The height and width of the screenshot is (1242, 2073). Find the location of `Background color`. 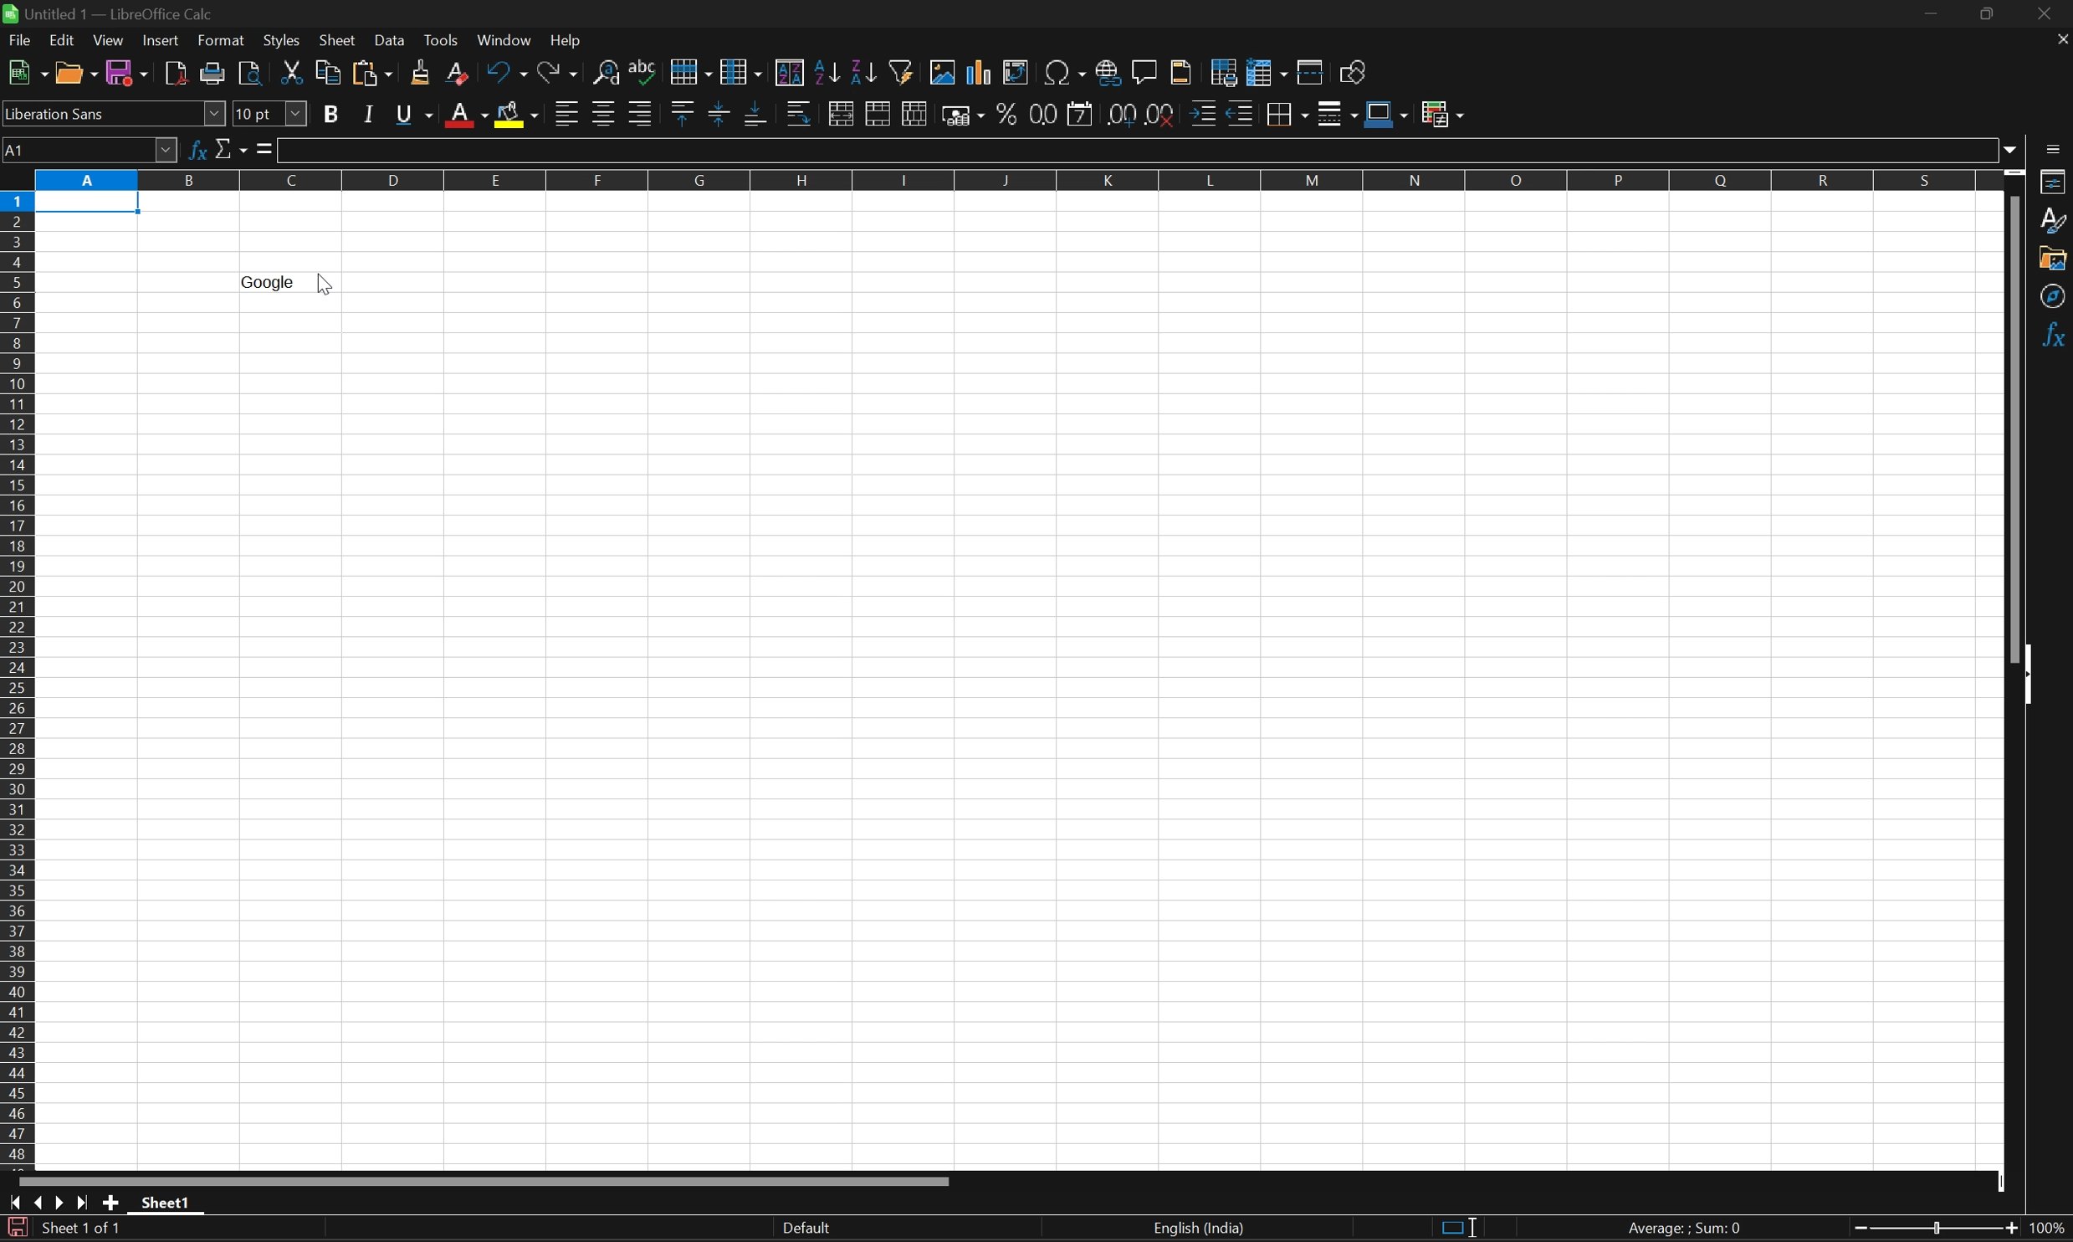

Background color is located at coordinates (519, 114).